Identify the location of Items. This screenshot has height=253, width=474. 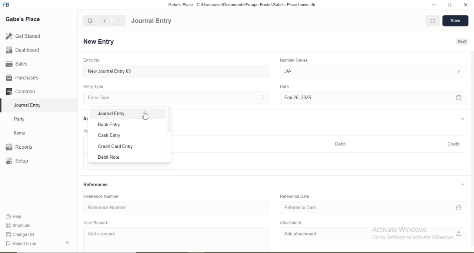
(24, 133).